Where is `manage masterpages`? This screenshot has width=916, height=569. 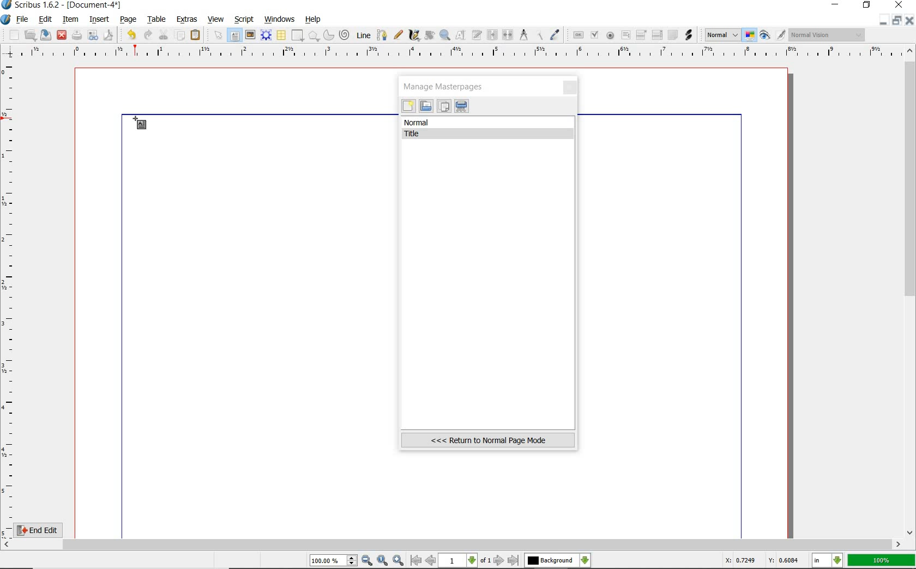 manage masterpages is located at coordinates (447, 86).